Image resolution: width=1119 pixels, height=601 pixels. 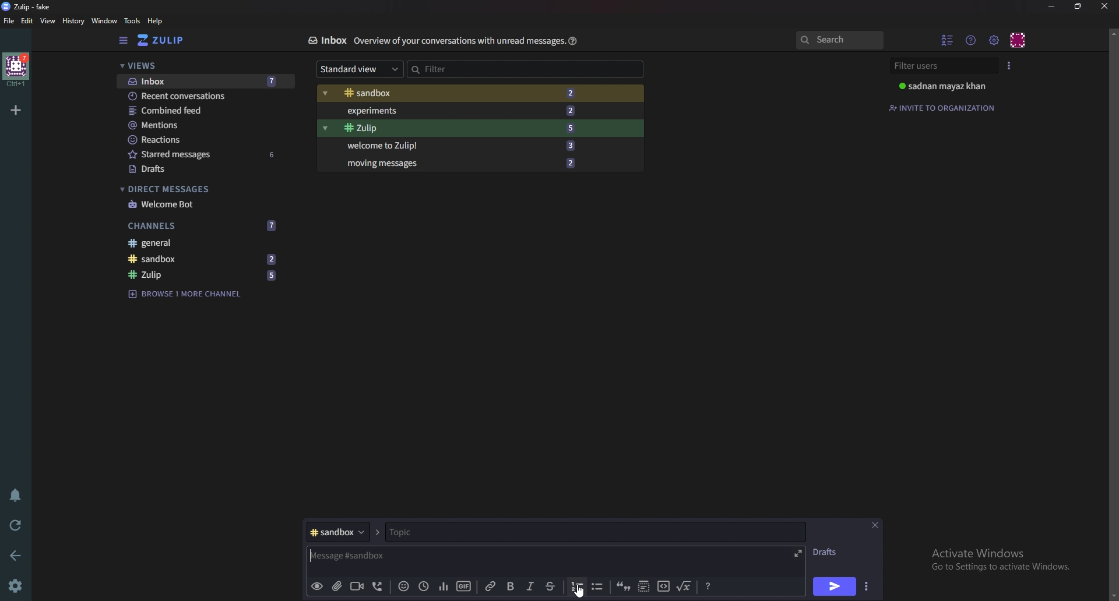 I want to click on Inbox, so click(x=326, y=40).